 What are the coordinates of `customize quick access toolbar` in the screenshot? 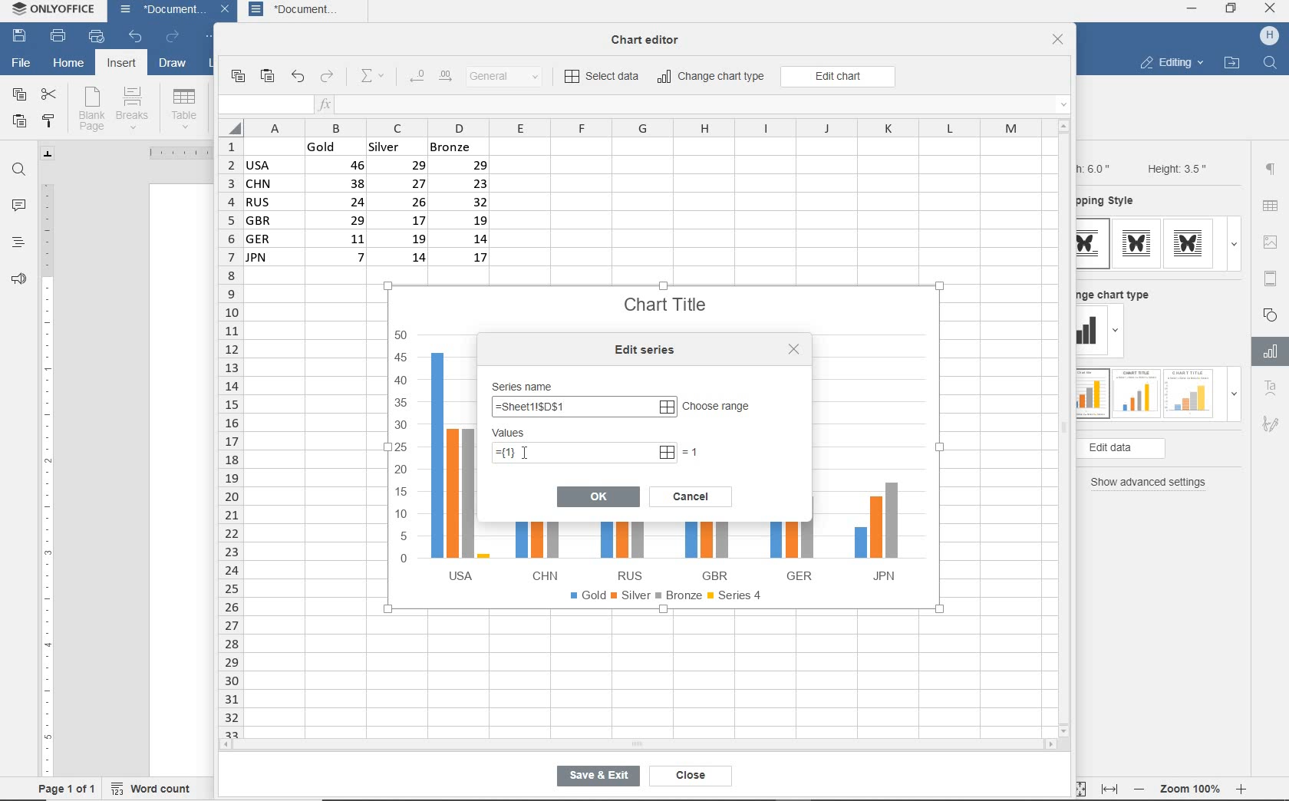 It's located at (212, 38).